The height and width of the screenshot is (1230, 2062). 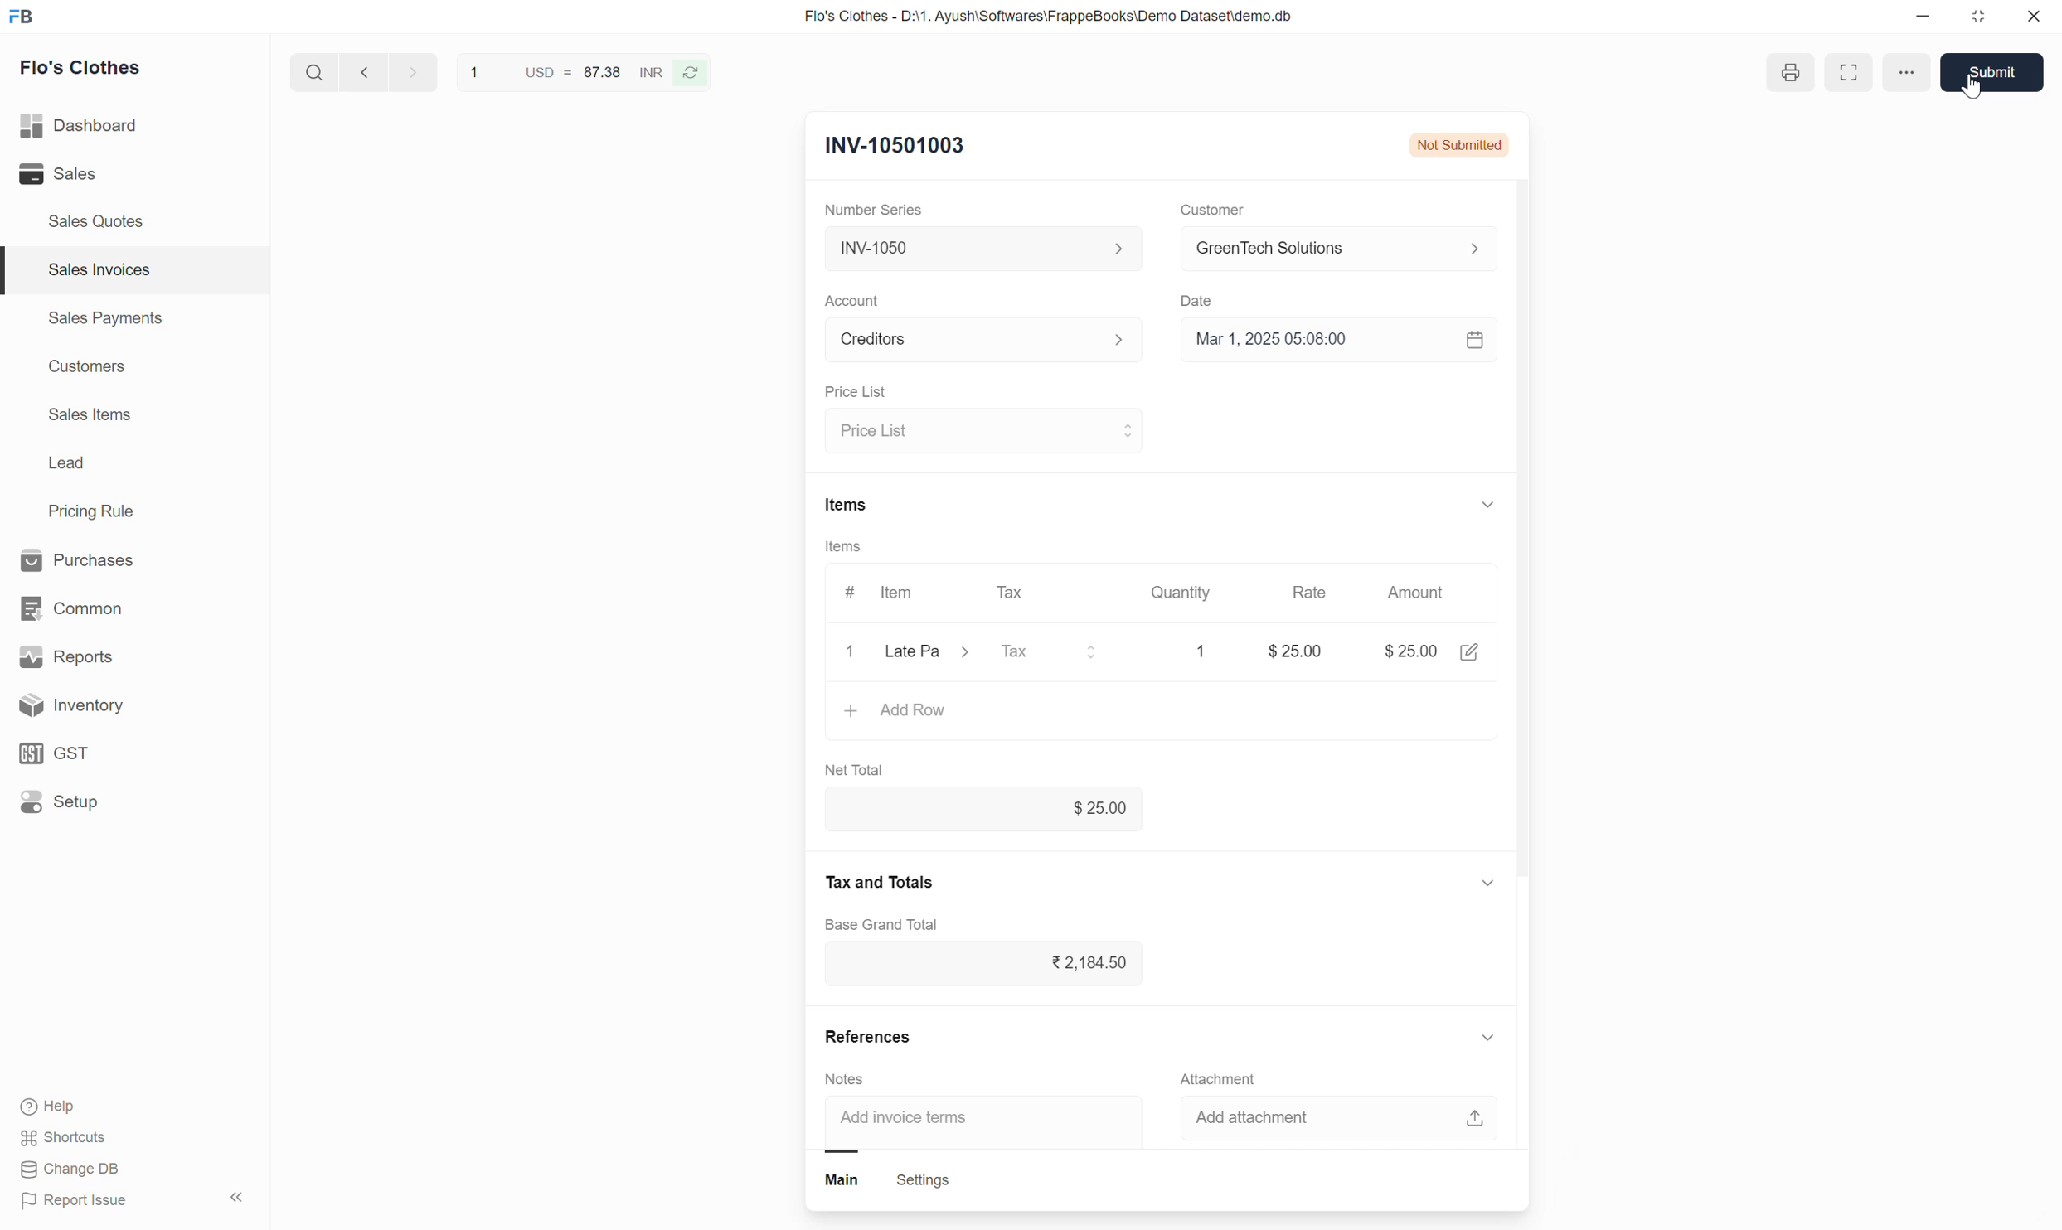 I want to click on main, so click(x=836, y=1181).